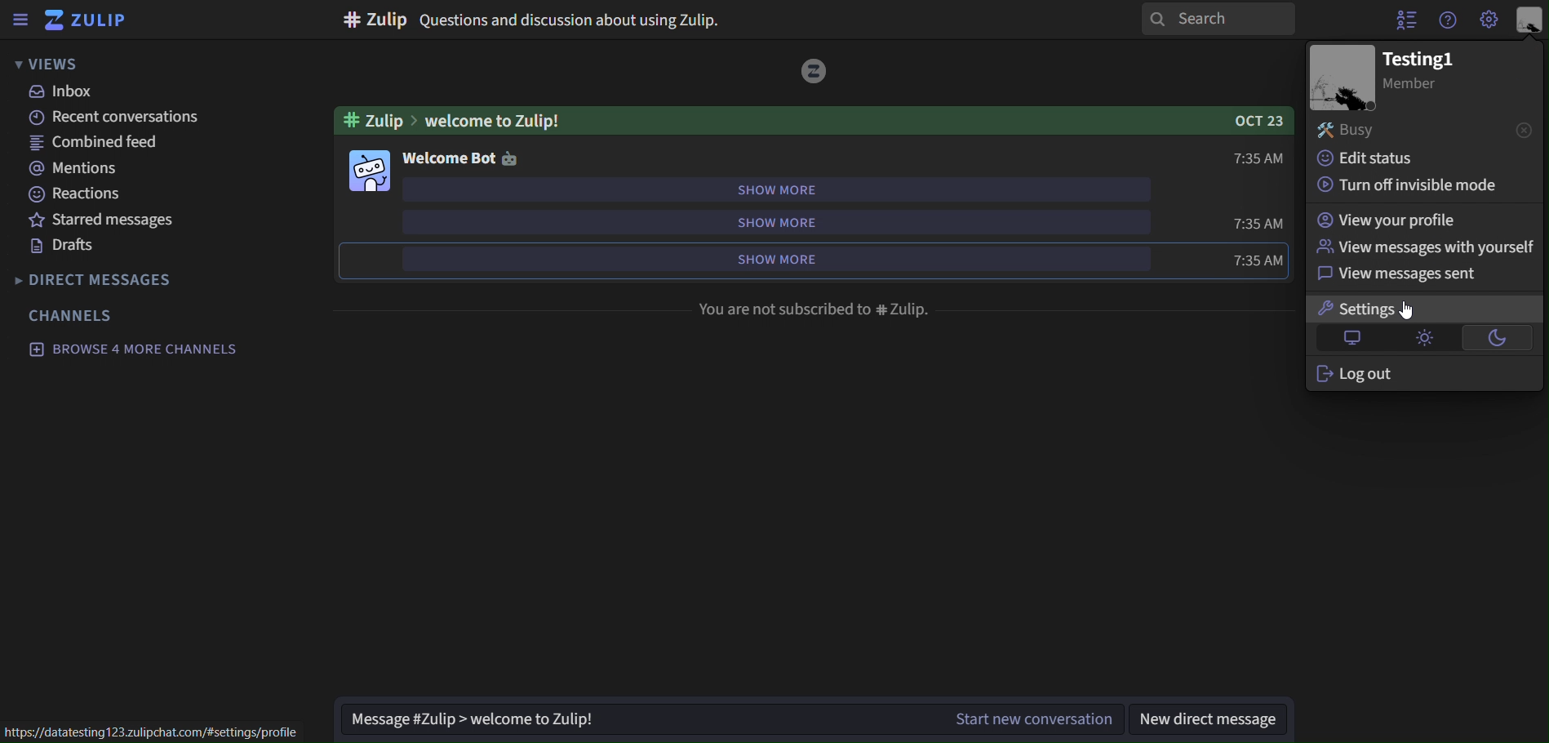 This screenshot has height=743, width=1549. I want to click on view messages with yourself, so click(1426, 247).